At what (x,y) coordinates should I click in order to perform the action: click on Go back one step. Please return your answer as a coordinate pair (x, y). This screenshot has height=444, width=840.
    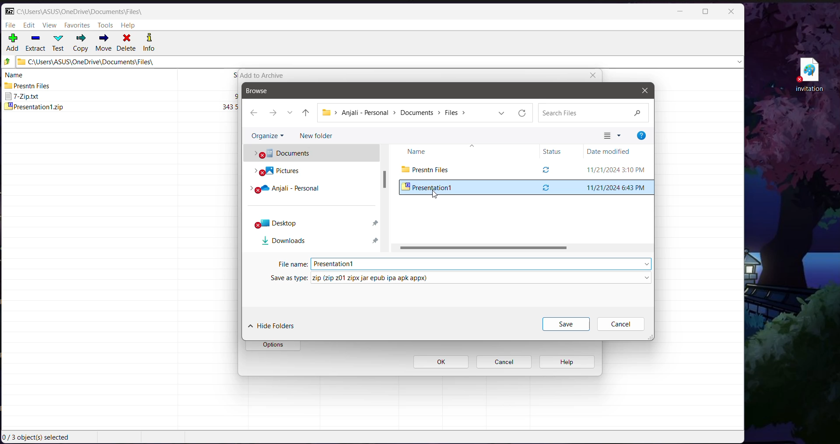
    Looking at the image, I should click on (252, 114).